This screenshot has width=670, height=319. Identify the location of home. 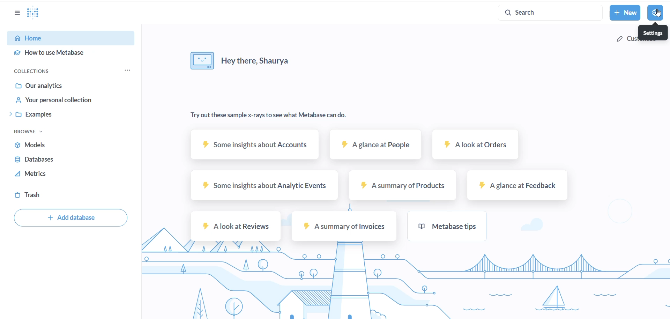
(70, 37).